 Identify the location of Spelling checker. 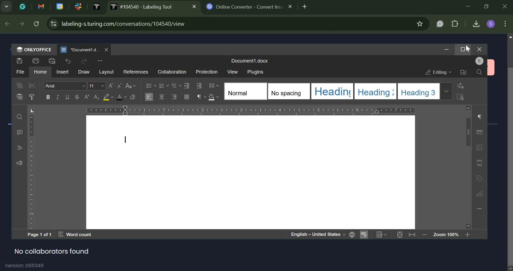
(364, 235).